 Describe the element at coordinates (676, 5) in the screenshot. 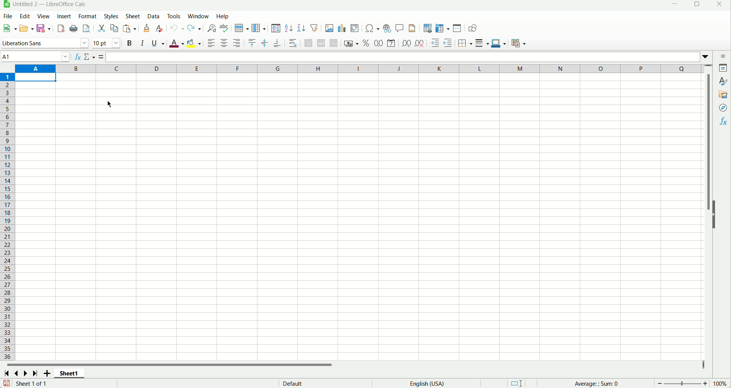

I see `Minimize` at that location.